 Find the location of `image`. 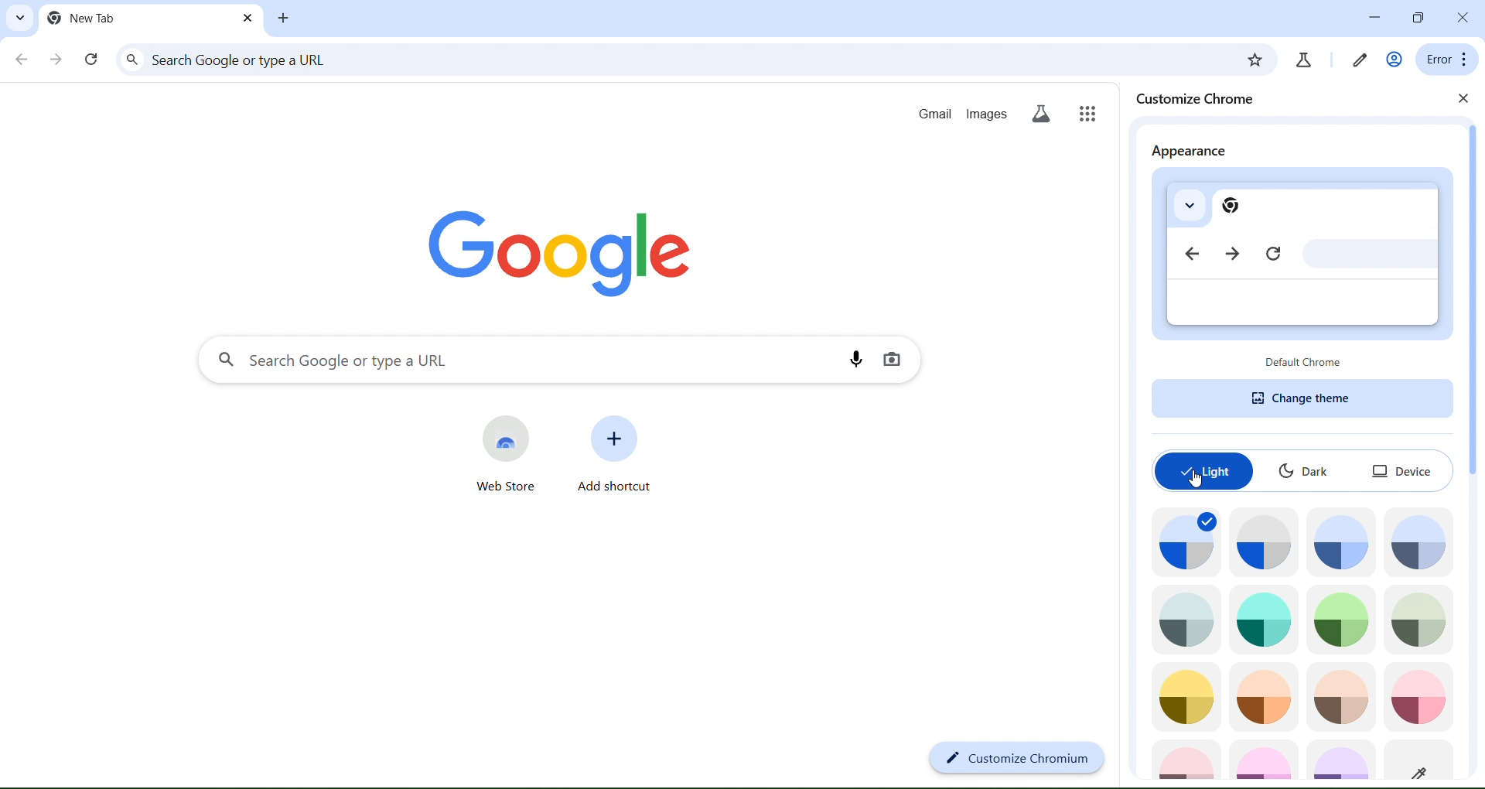

image is located at coordinates (1263, 618).